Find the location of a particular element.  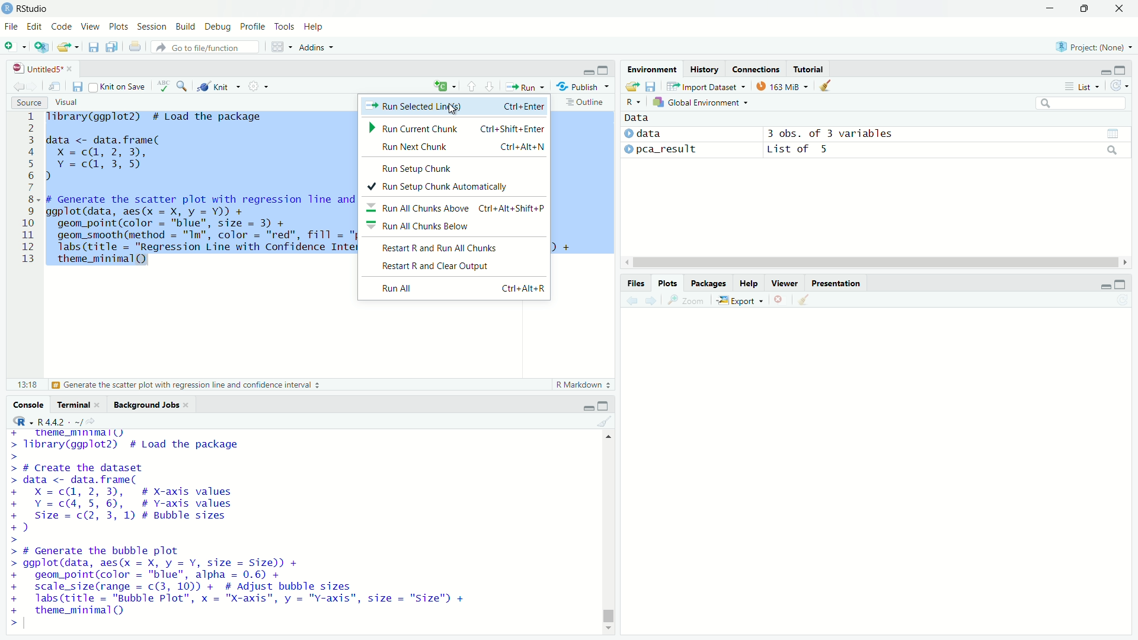

Find/Replace is located at coordinates (182, 86).